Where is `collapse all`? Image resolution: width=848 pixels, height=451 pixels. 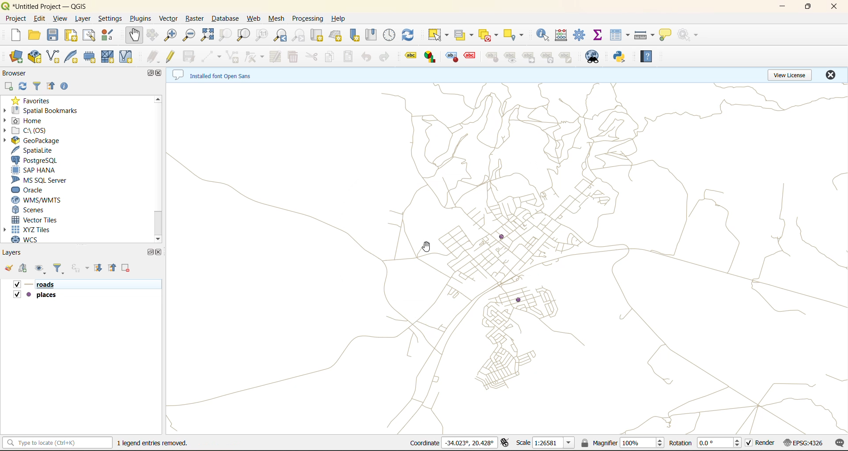 collapse all is located at coordinates (112, 268).